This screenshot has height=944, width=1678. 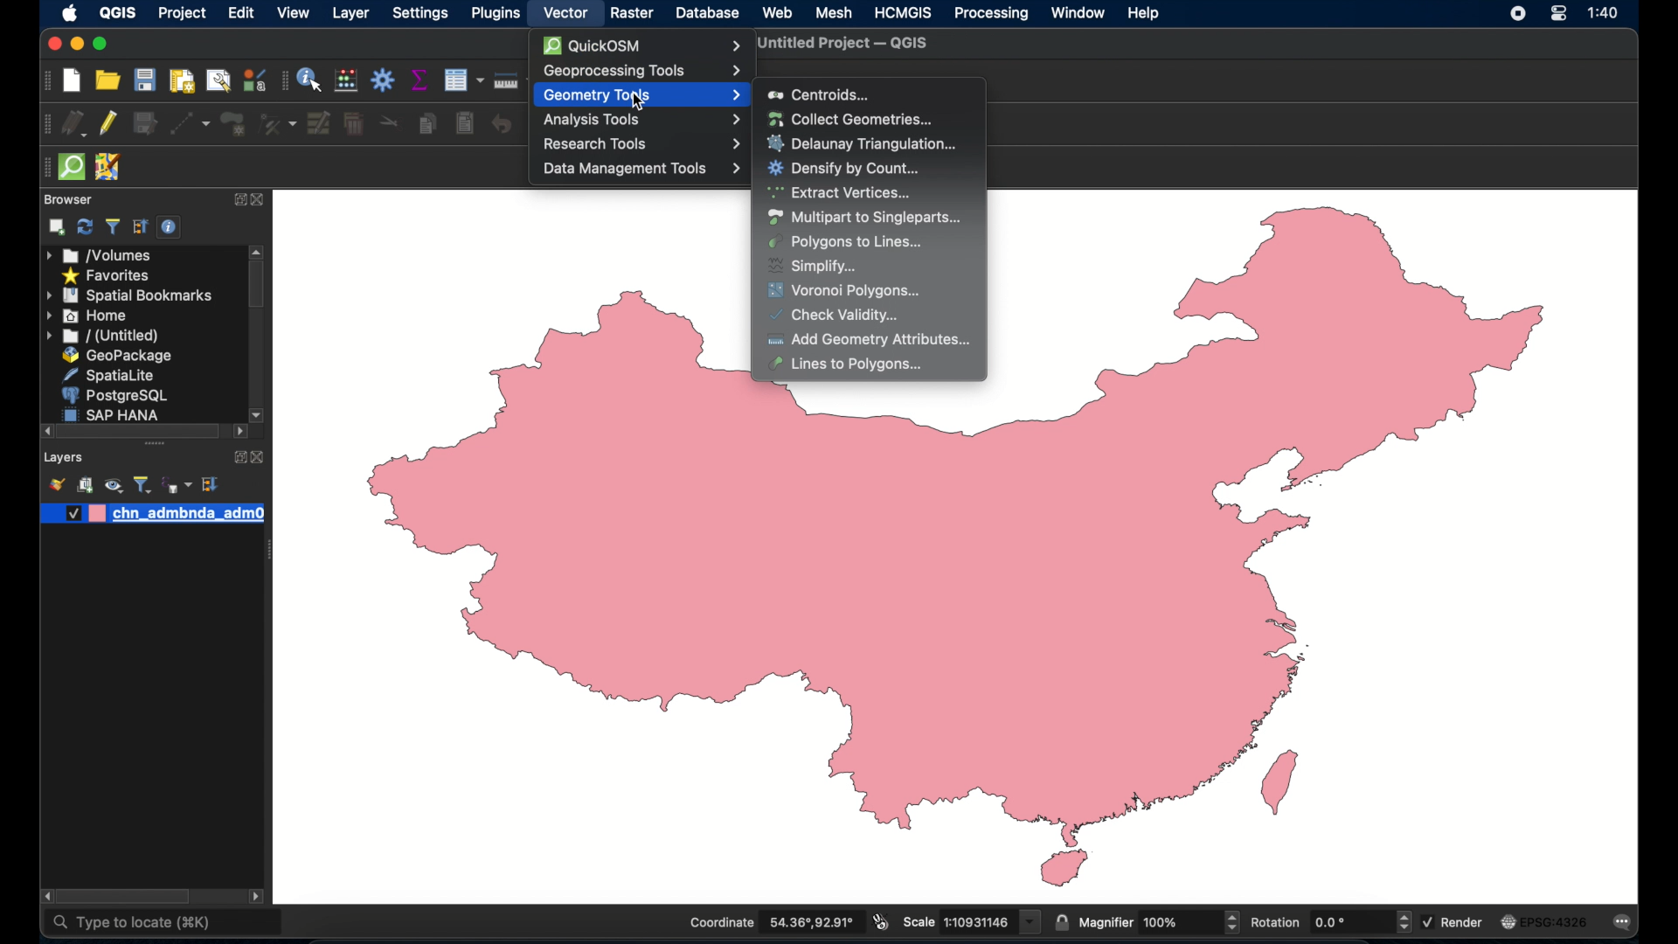 I want to click on scroll left arrow, so click(x=42, y=431).